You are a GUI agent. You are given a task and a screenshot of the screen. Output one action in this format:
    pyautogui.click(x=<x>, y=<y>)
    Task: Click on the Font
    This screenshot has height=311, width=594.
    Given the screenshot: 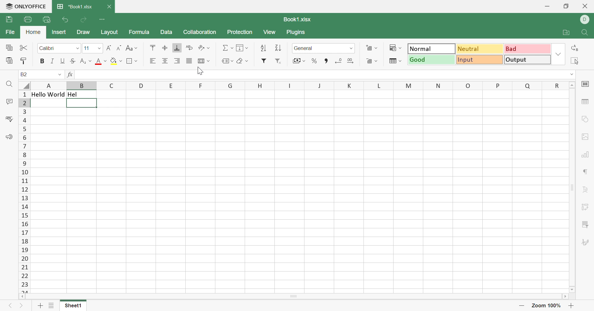 What is the action you would take?
    pyautogui.click(x=58, y=48)
    